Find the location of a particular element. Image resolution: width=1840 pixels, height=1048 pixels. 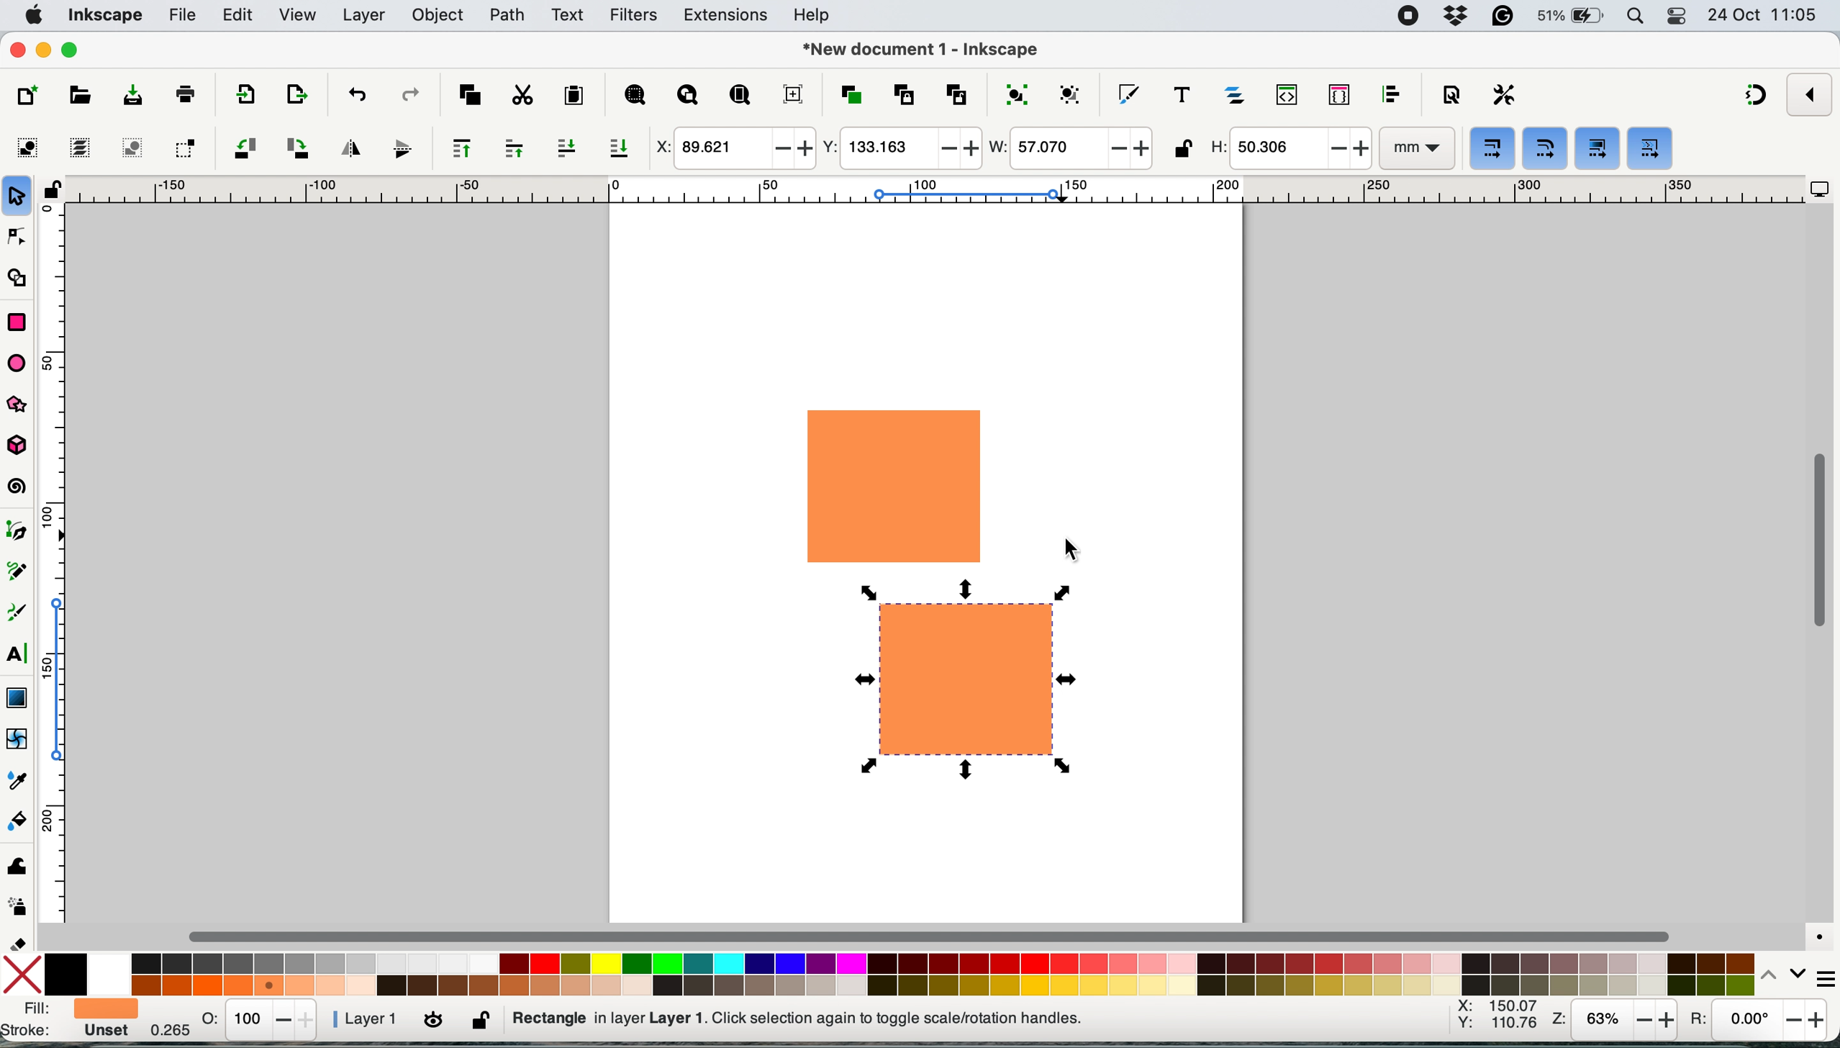

close is located at coordinates (18, 51).